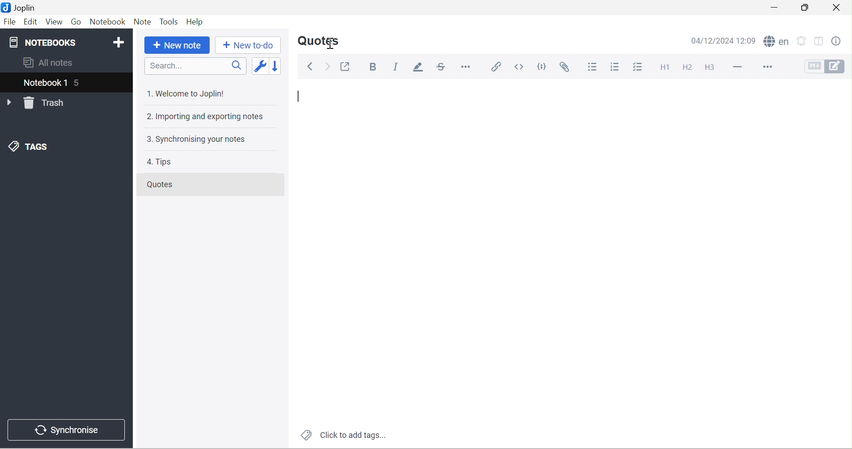 The width and height of the screenshot is (852, 449). Describe the element at coordinates (827, 67) in the screenshot. I see `Toggle editors` at that location.